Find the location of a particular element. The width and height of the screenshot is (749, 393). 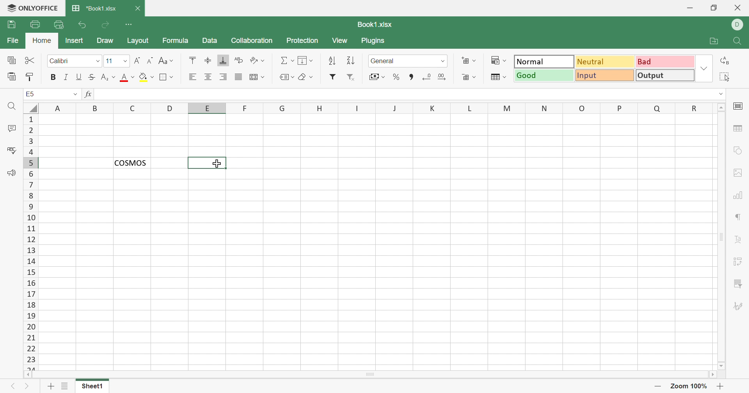

Italic is located at coordinates (66, 77).